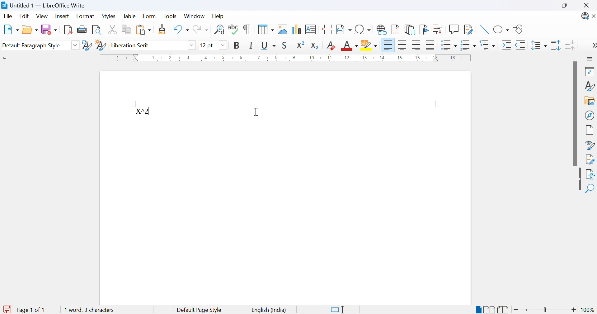 Image resolution: width=597 pixels, height=314 pixels. I want to click on View, so click(43, 17).